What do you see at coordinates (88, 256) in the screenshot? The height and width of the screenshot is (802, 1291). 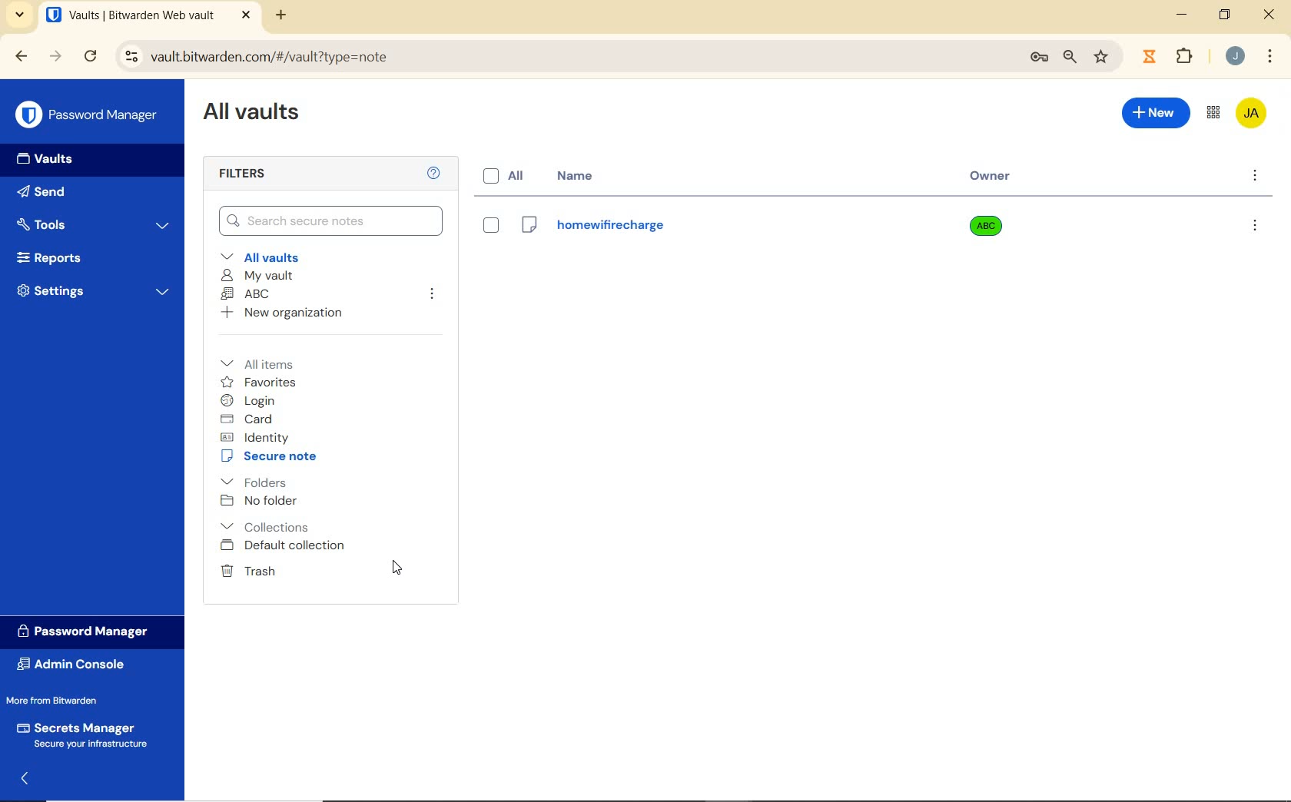 I see `Reports` at bounding box center [88, 256].